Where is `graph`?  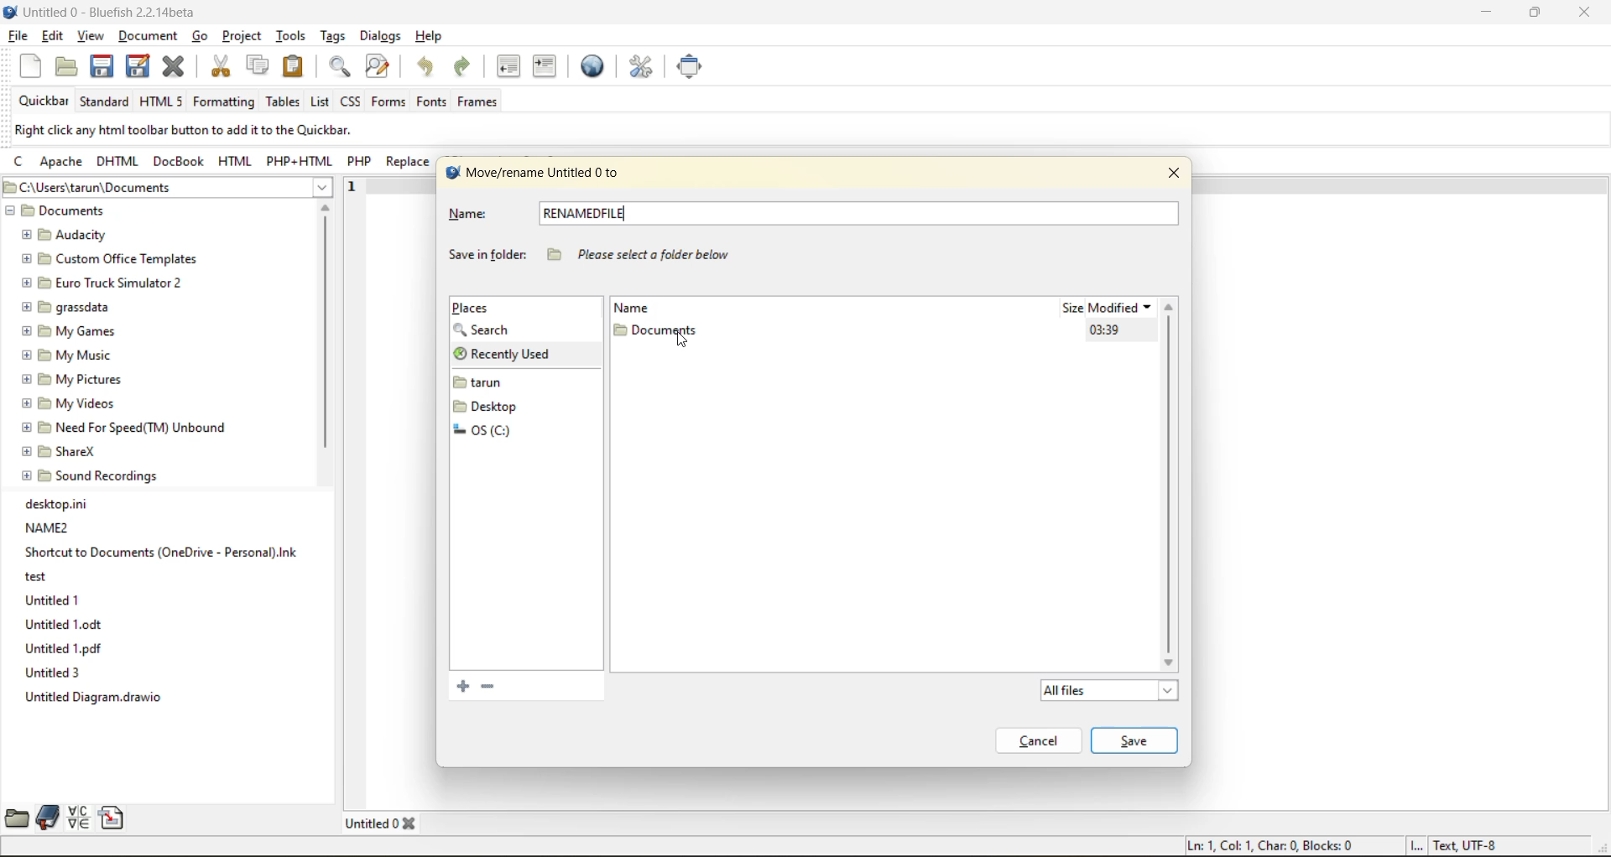 graph is located at coordinates (1160, 503).